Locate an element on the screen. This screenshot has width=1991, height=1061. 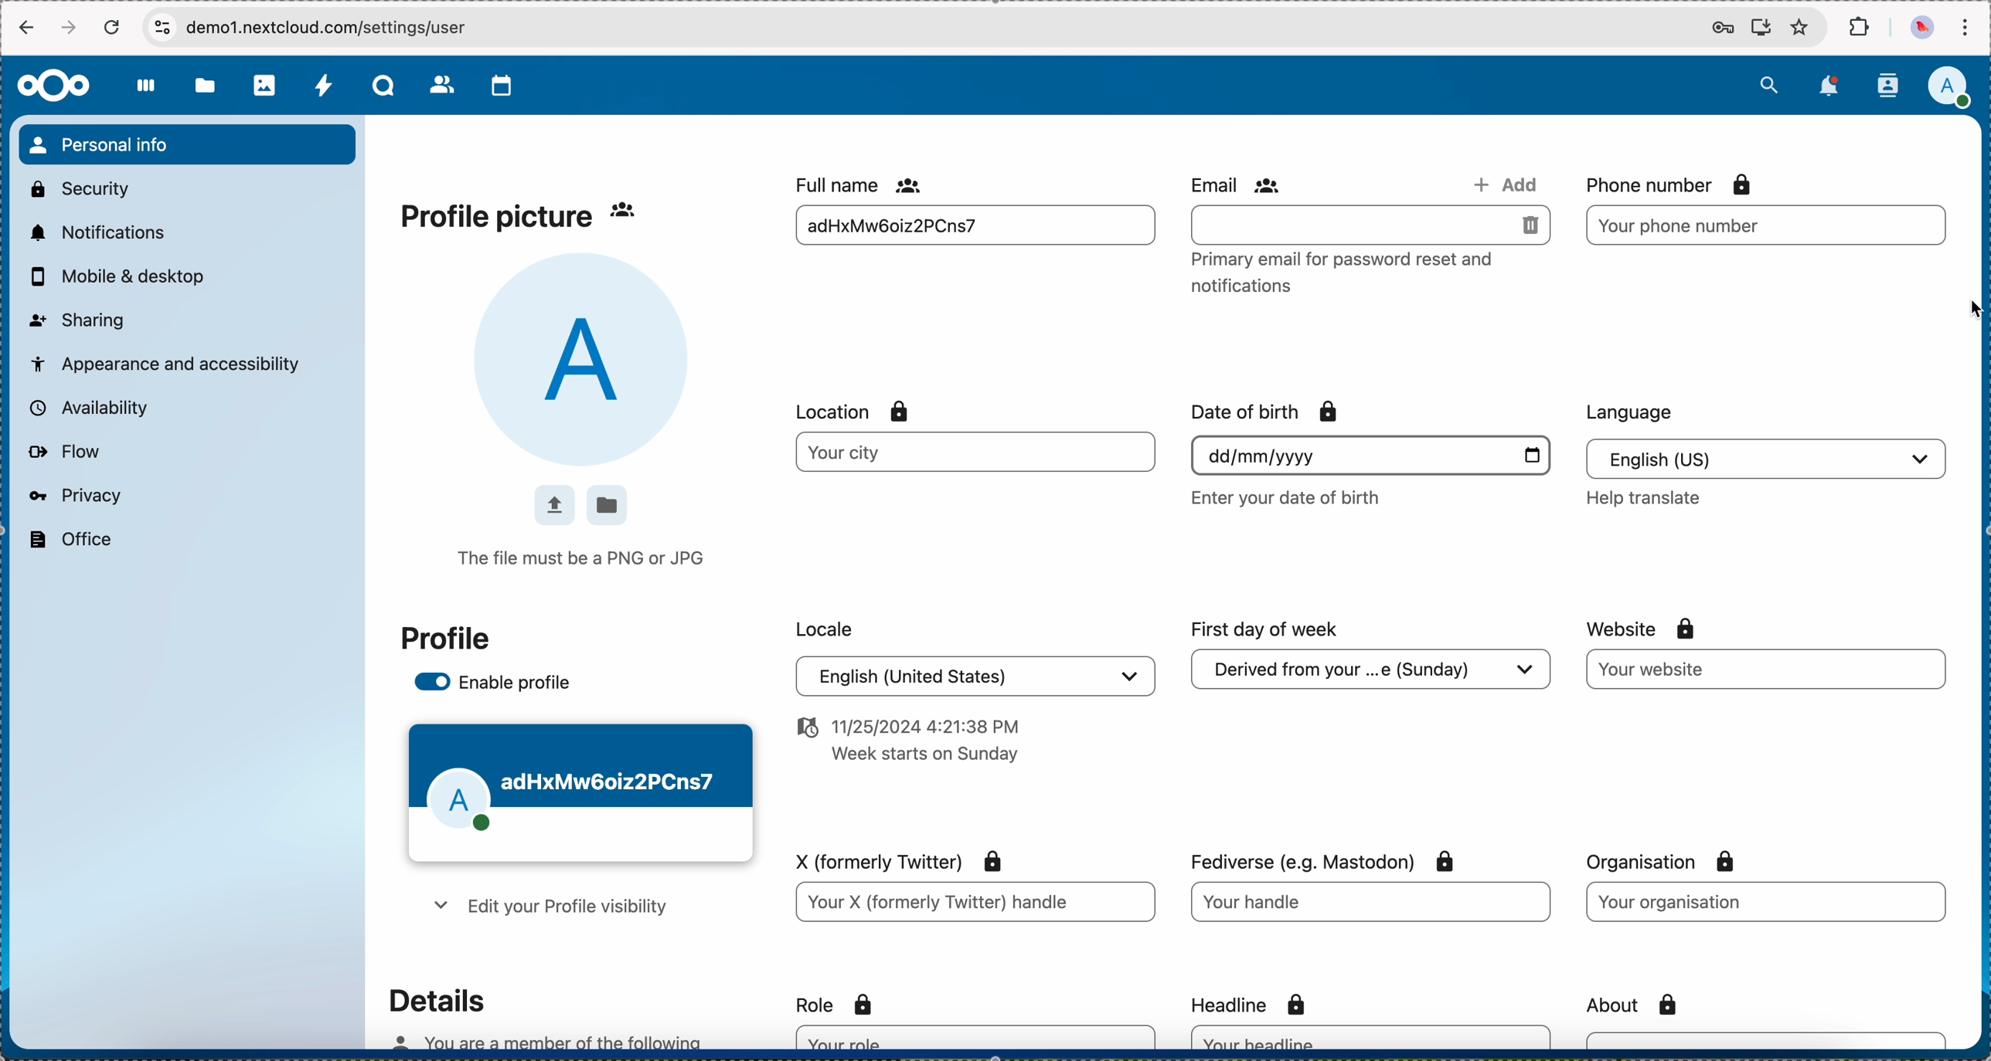
note is located at coordinates (1351, 272).